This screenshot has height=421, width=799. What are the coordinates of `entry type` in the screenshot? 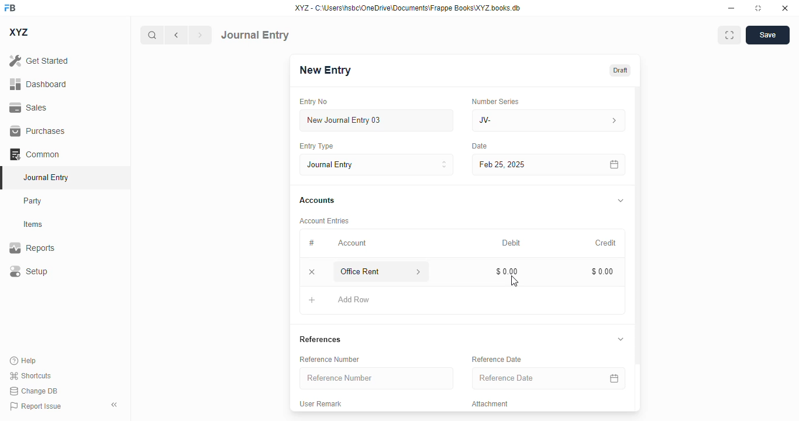 It's located at (376, 164).